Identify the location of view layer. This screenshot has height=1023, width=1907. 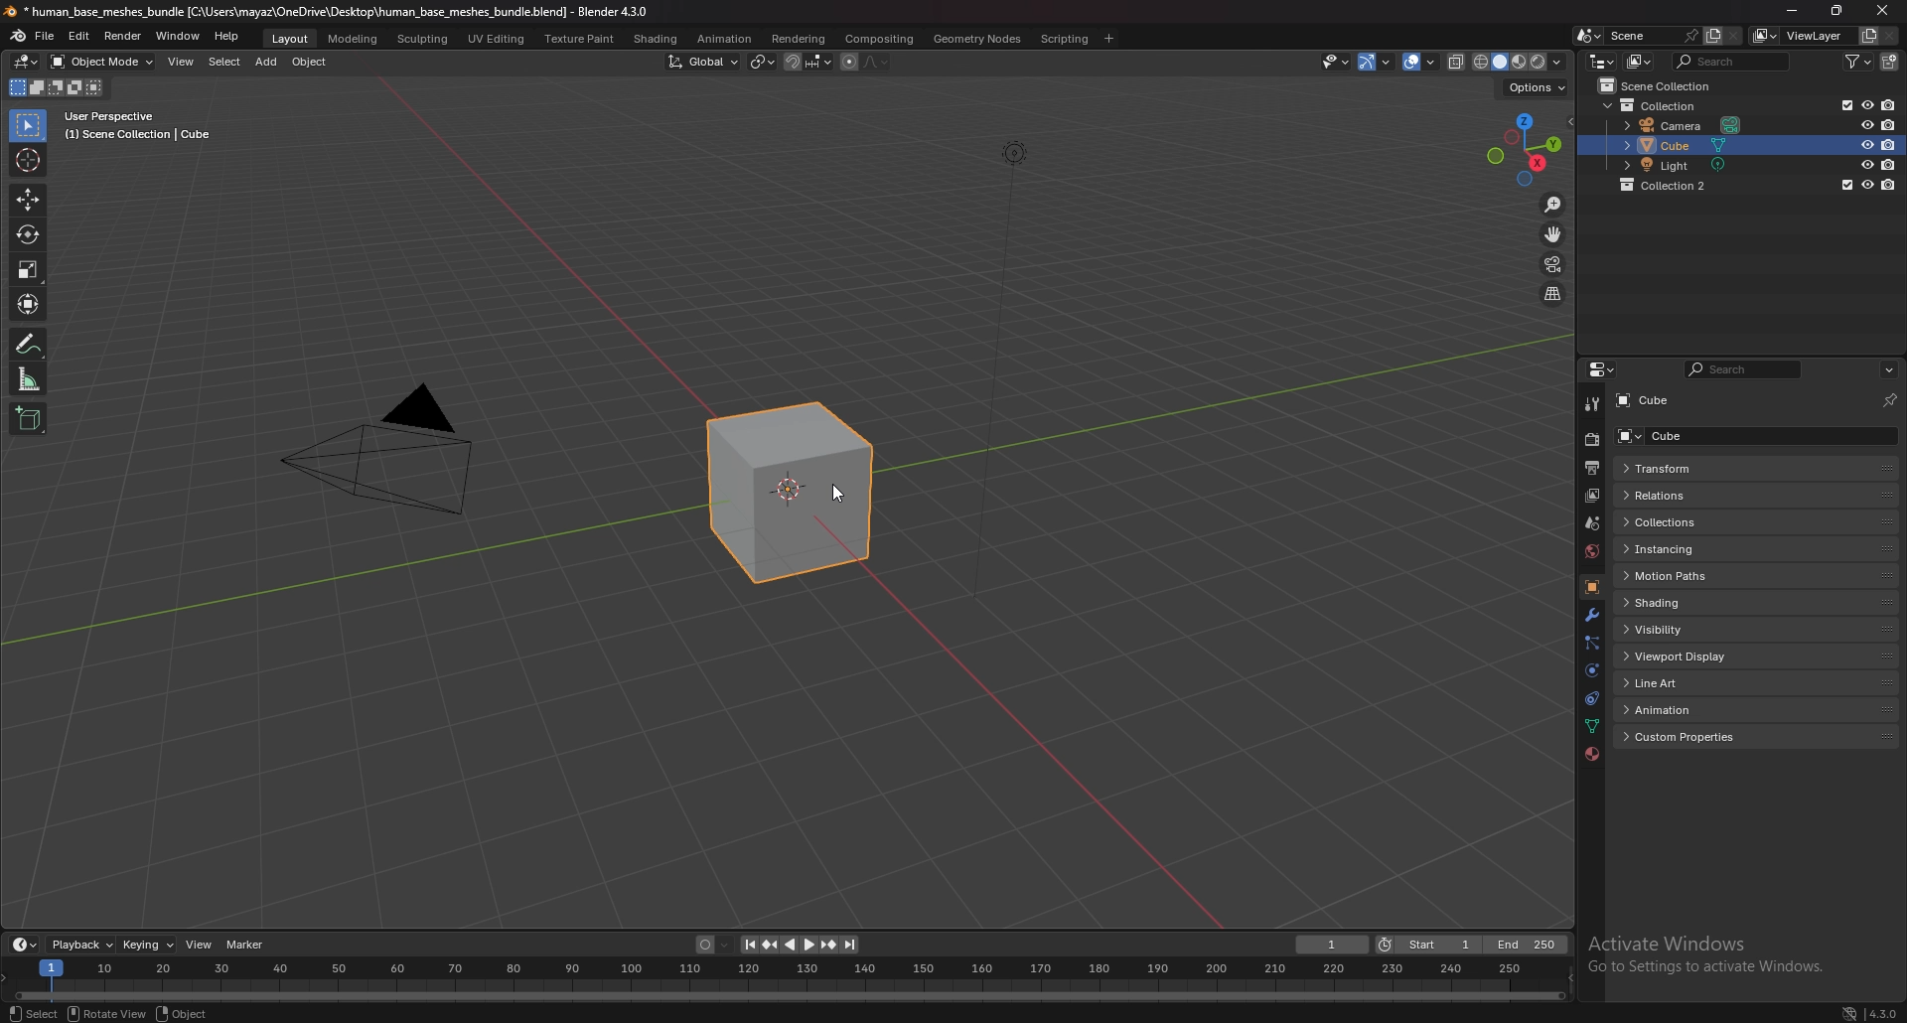
(1798, 36).